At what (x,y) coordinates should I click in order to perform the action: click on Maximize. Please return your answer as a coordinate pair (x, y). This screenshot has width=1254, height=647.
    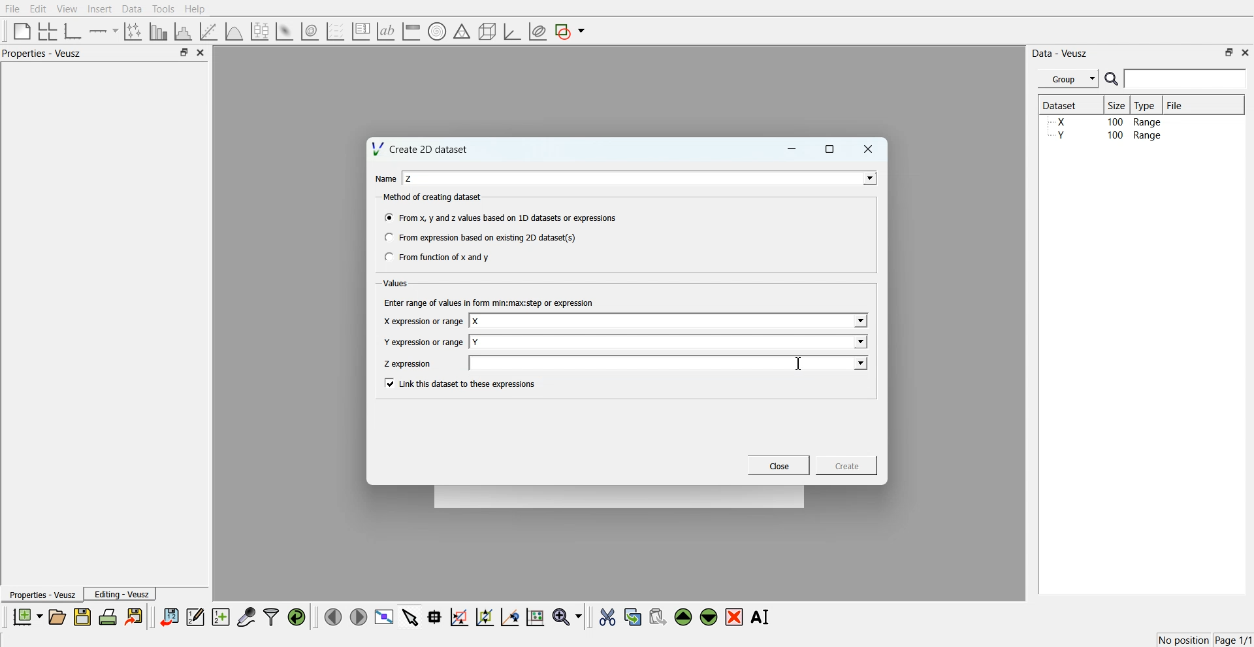
    Looking at the image, I should click on (184, 52).